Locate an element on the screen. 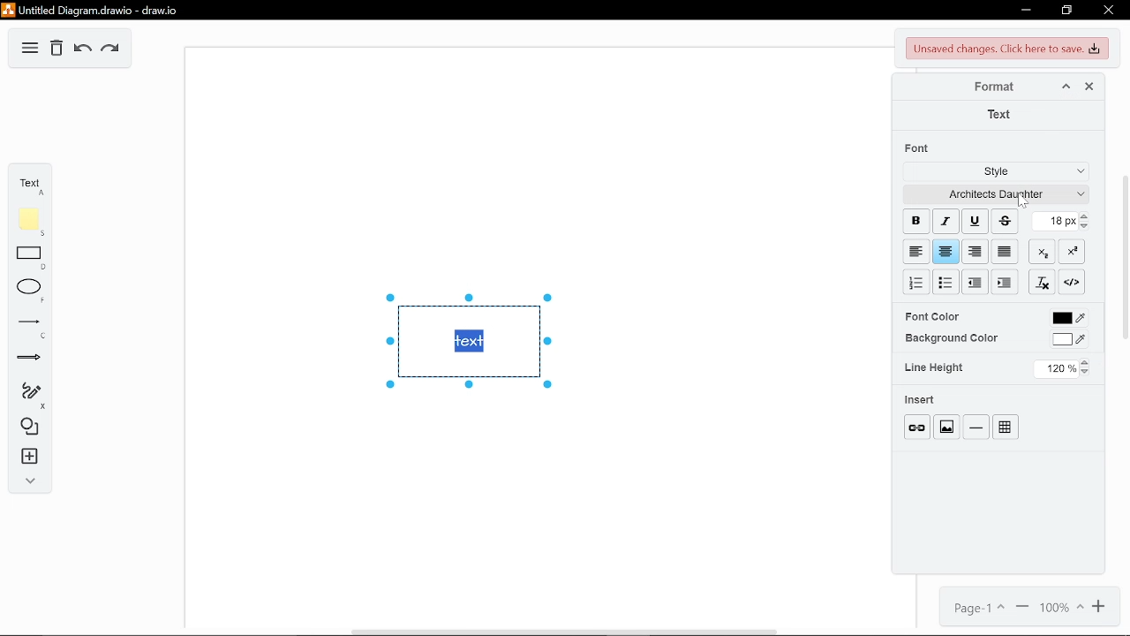 Image resolution: width=1130 pixels, height=636 pixels. background color is located at coordinates (1072, 342).